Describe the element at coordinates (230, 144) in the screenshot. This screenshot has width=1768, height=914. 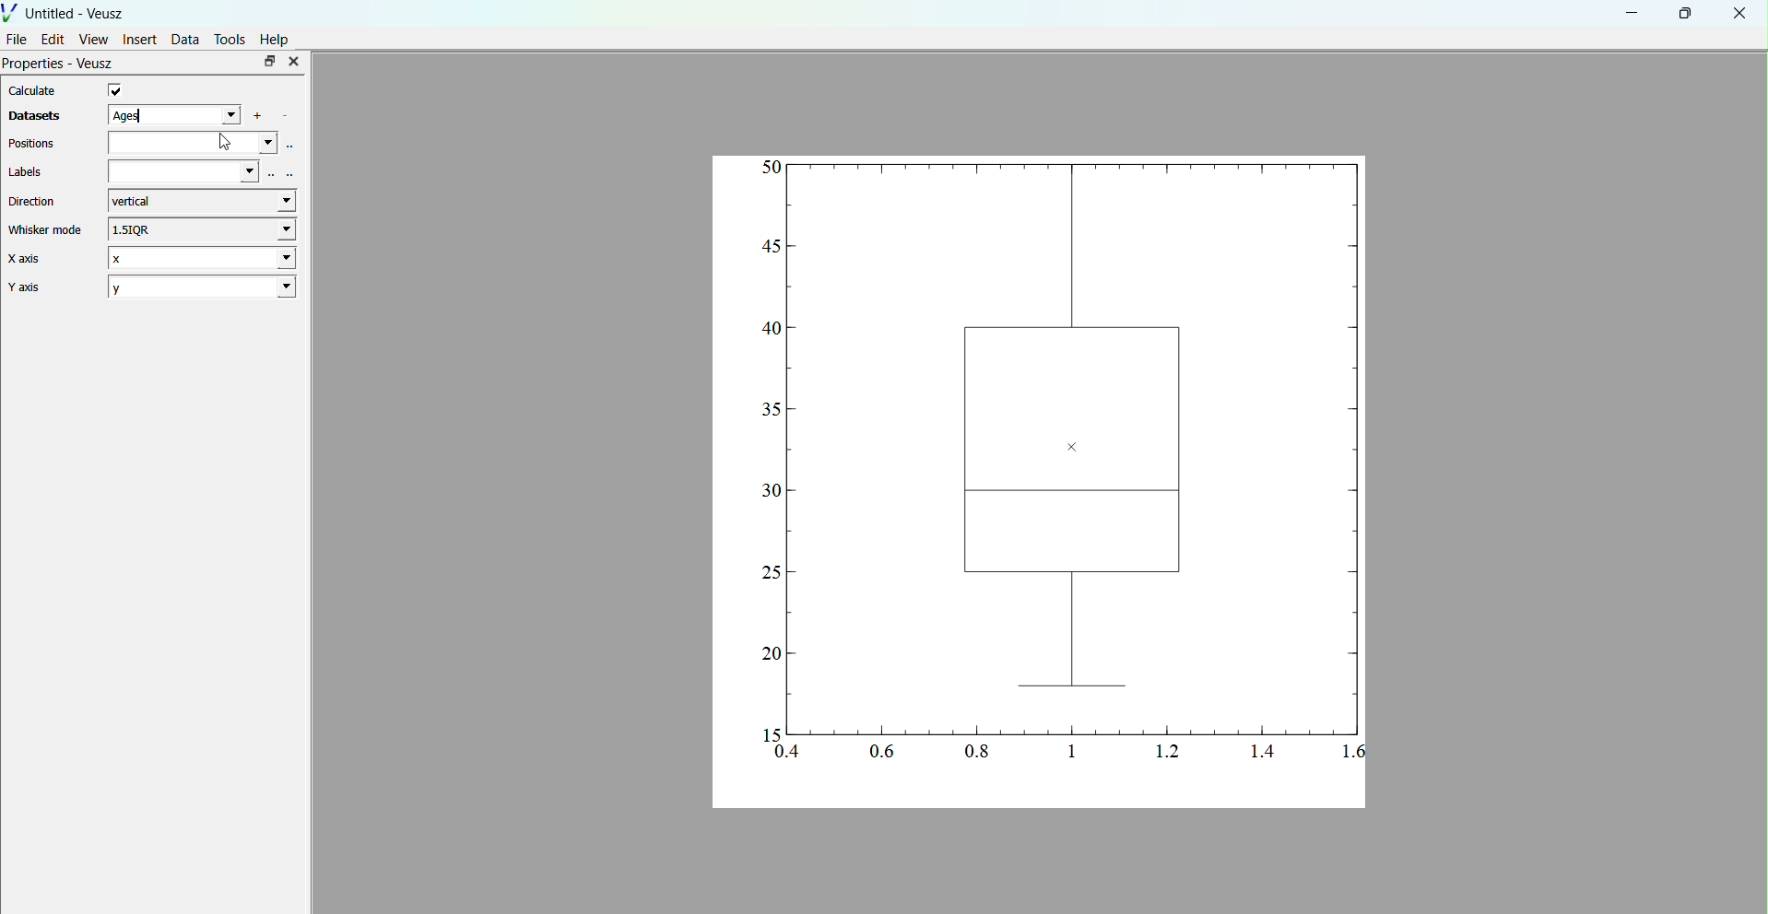
I see `cursor` at that location.